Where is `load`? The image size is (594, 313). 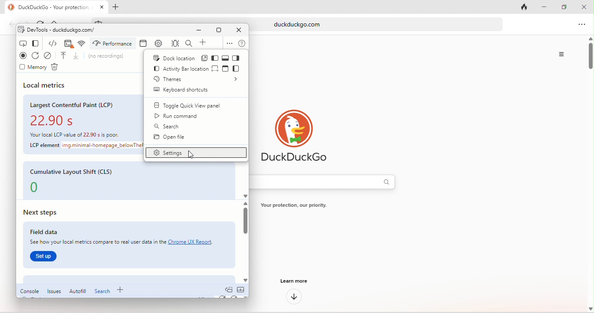 load is located at coordinates (63, 56).